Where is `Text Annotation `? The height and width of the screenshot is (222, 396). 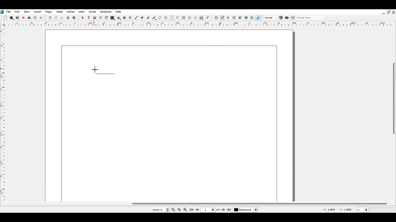 Text Annotation  is located at coordinates (252, 18).